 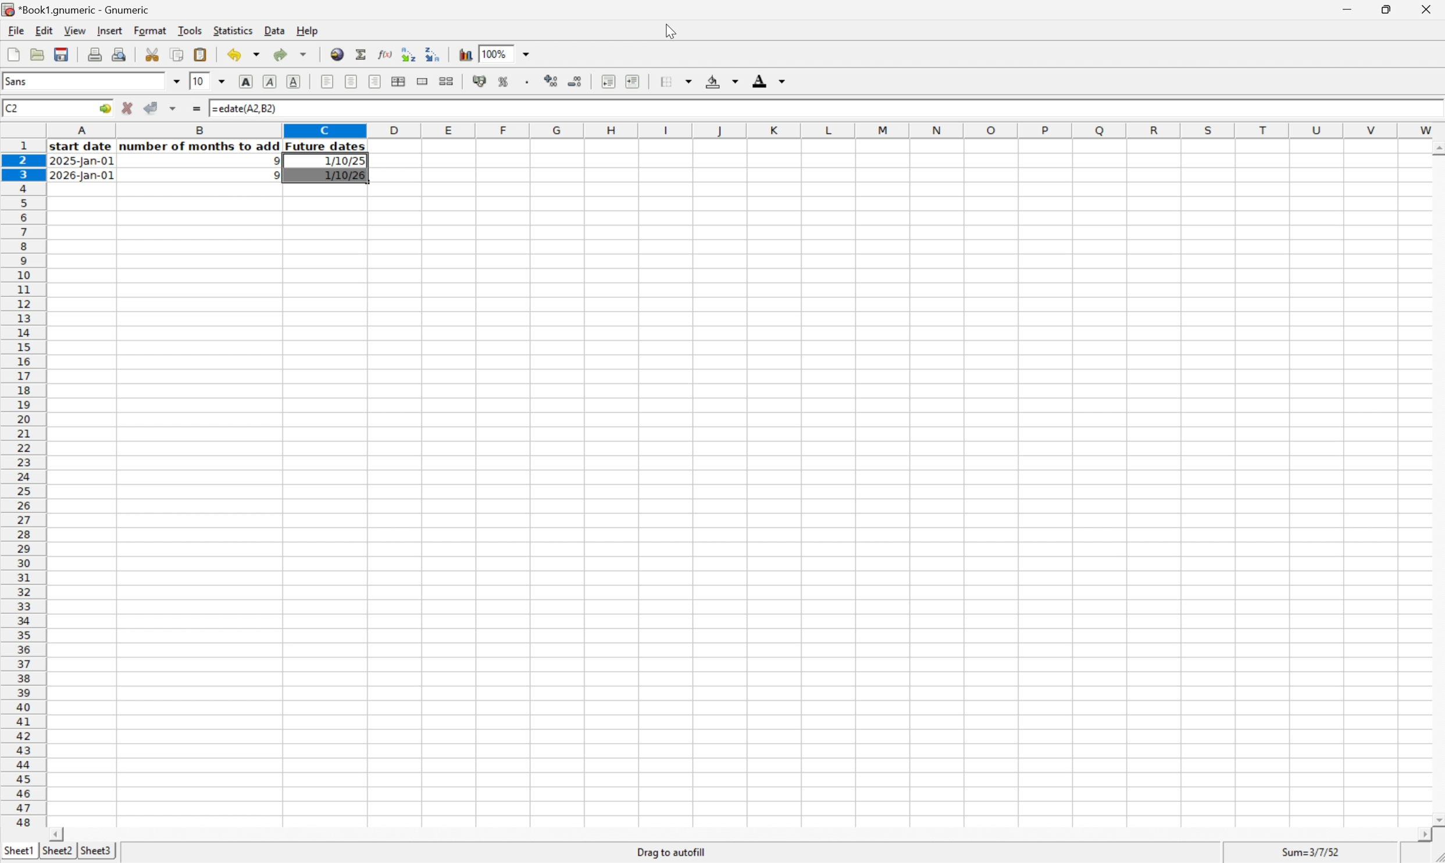 I want to click on Print preview, so click(x=119, y=54).